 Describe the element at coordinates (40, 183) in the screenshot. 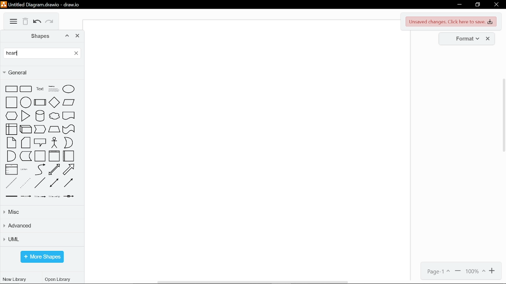

I see `line` at that location.